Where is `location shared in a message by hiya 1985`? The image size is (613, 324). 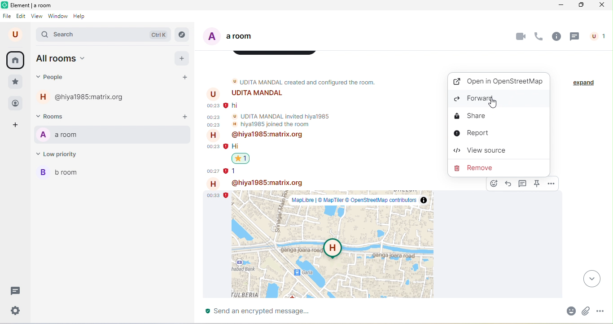
location shared in a message by hiya 1985 is located at coordinates (336, 240).